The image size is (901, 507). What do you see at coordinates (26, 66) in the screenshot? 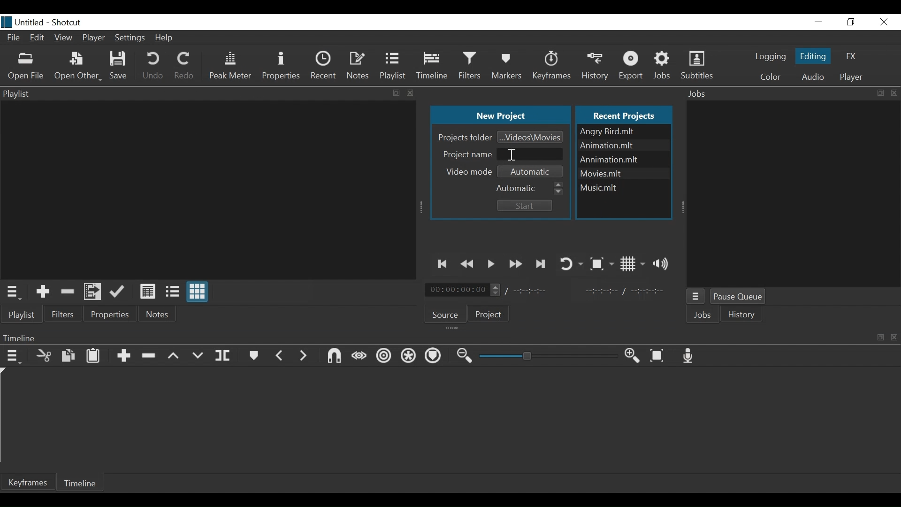
I see `Open File` at bounding box center [26, 66].